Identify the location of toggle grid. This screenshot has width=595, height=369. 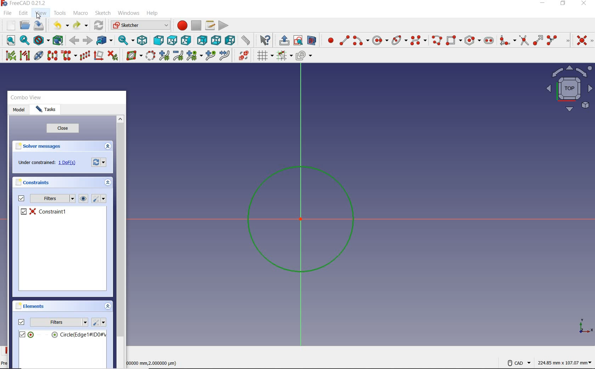
(263, 55).